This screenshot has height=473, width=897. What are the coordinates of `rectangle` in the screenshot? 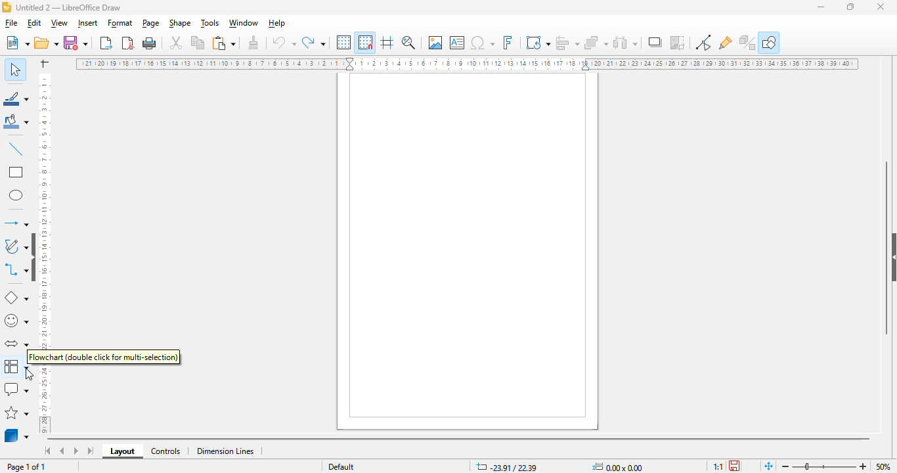 It's located at (17, 173).